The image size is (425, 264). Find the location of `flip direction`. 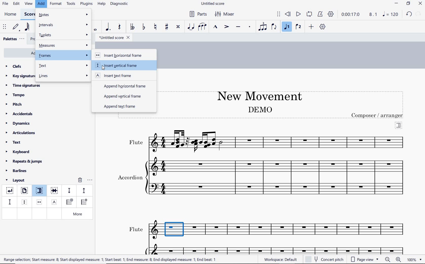

flip direction is located at coordinates (274, 26).